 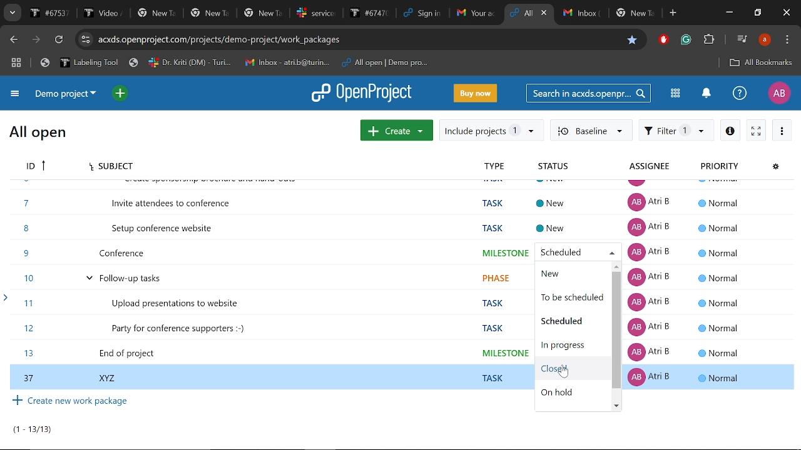 I want to click on Minimize, so click(x=727, y=11).